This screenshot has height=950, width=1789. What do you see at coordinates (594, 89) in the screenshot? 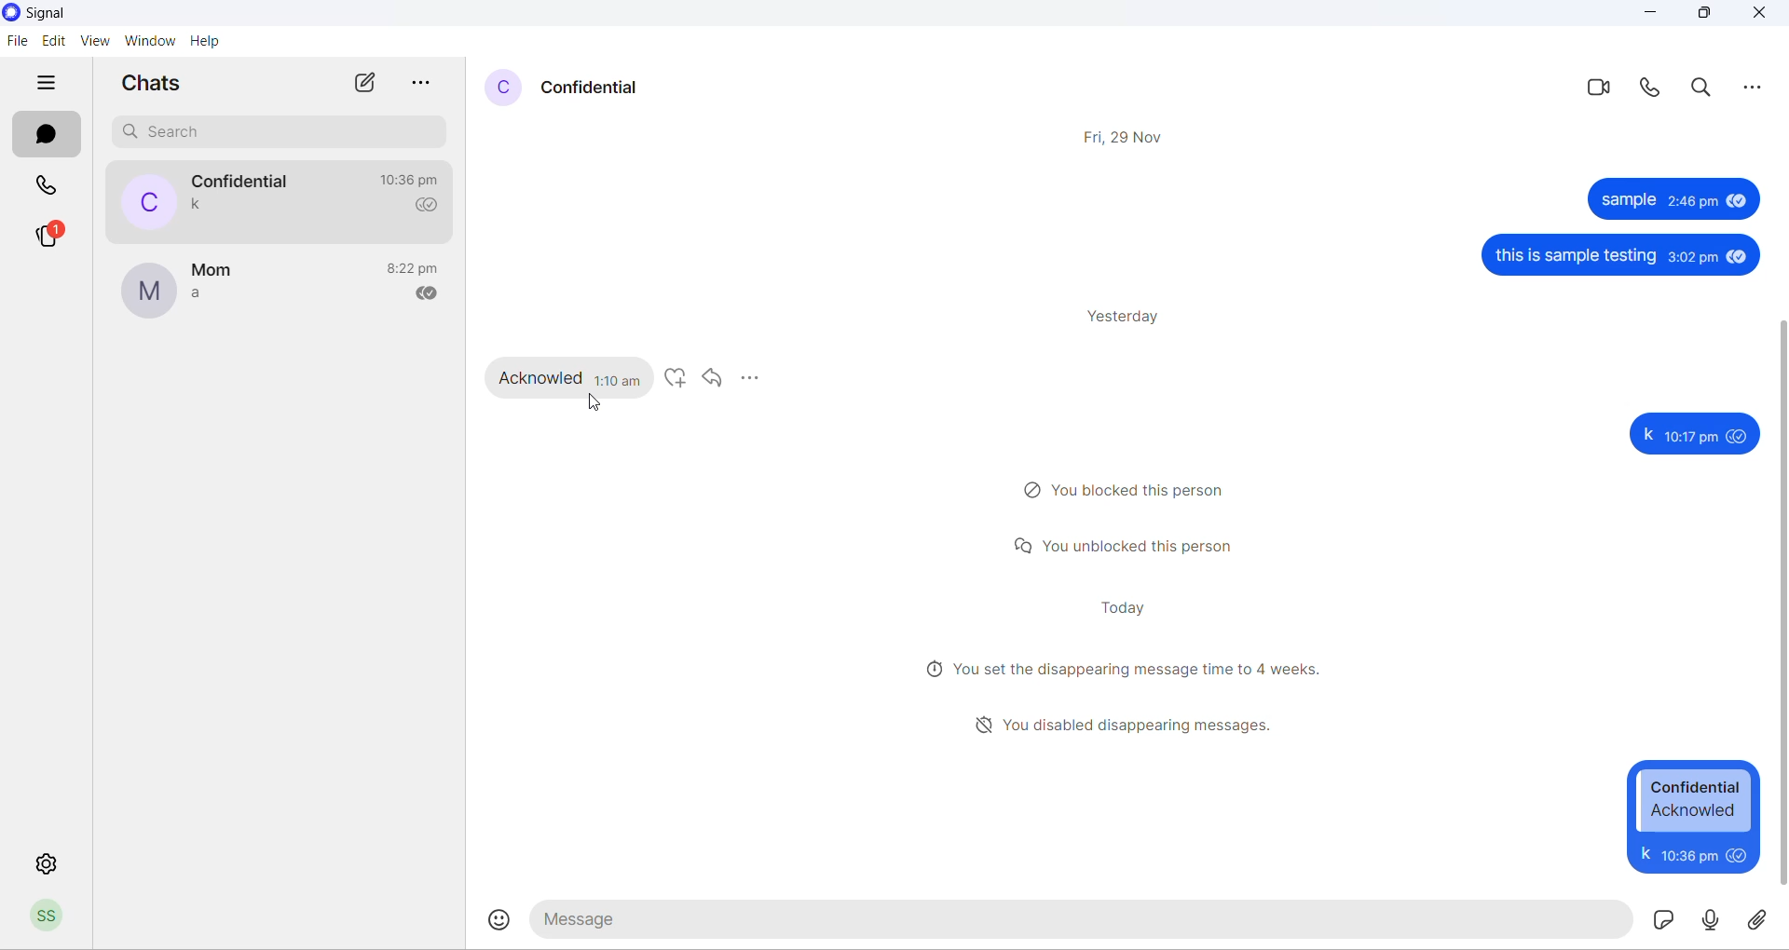
I see `contact name` at bounding box center [594, 89].